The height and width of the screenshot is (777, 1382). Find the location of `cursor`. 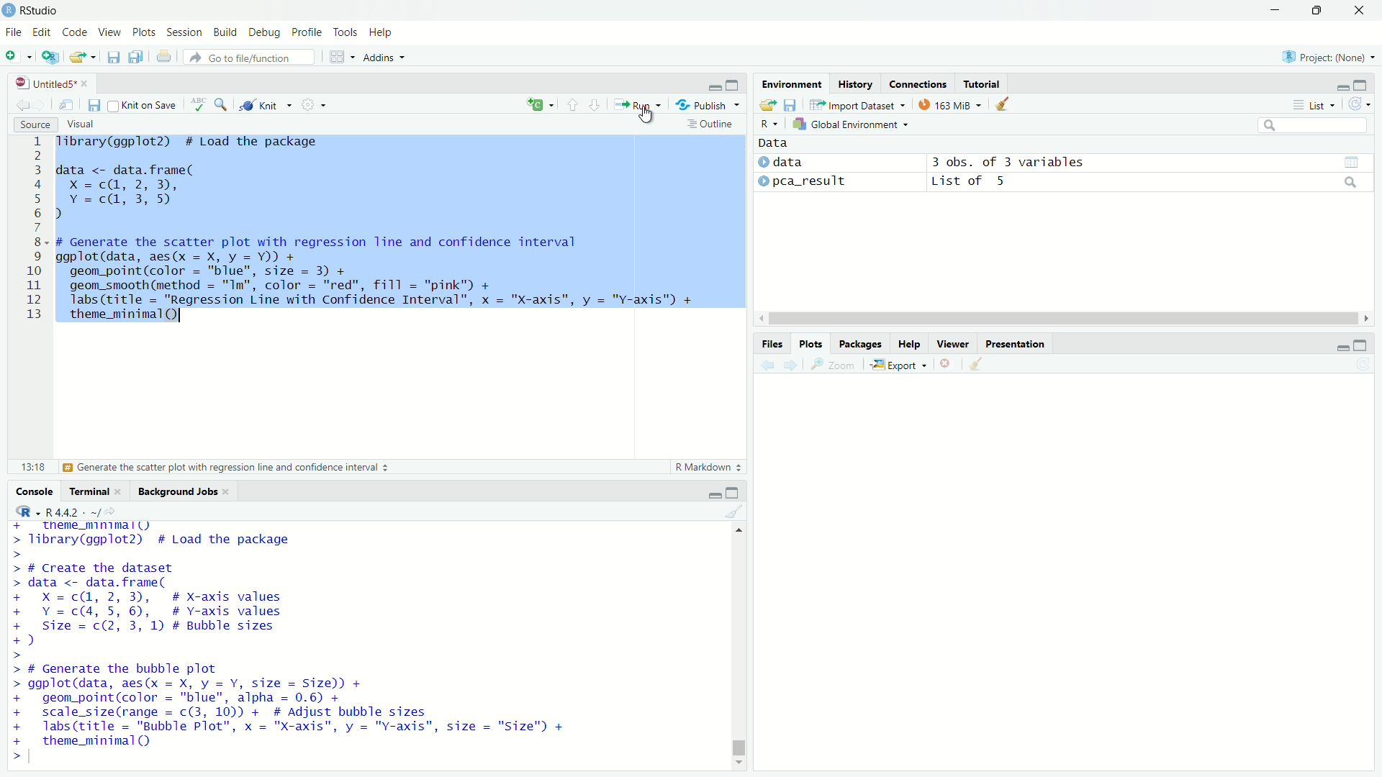

cursor is located at coordinates (646, 117).